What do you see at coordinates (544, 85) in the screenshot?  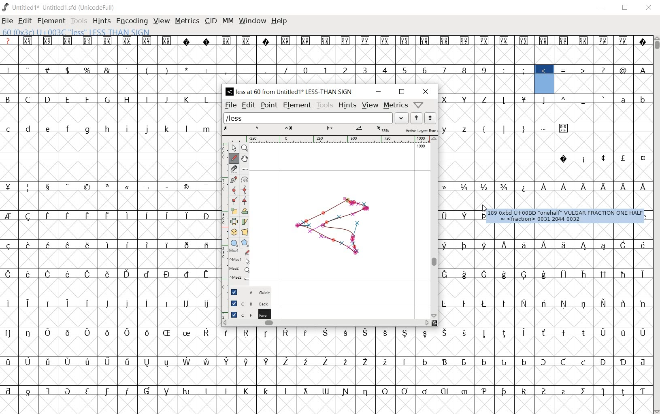 I see `selected cell` at bounding box center [544, 85].